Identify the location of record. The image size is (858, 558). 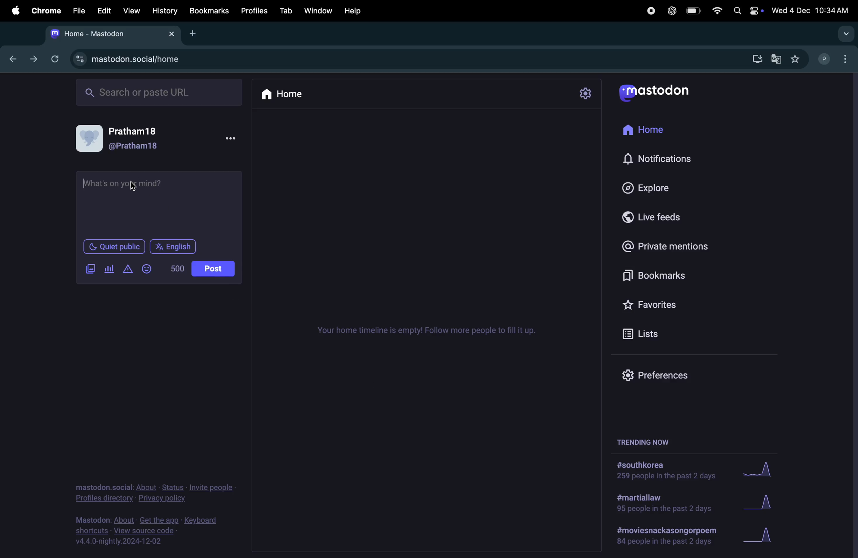
(648, 11).